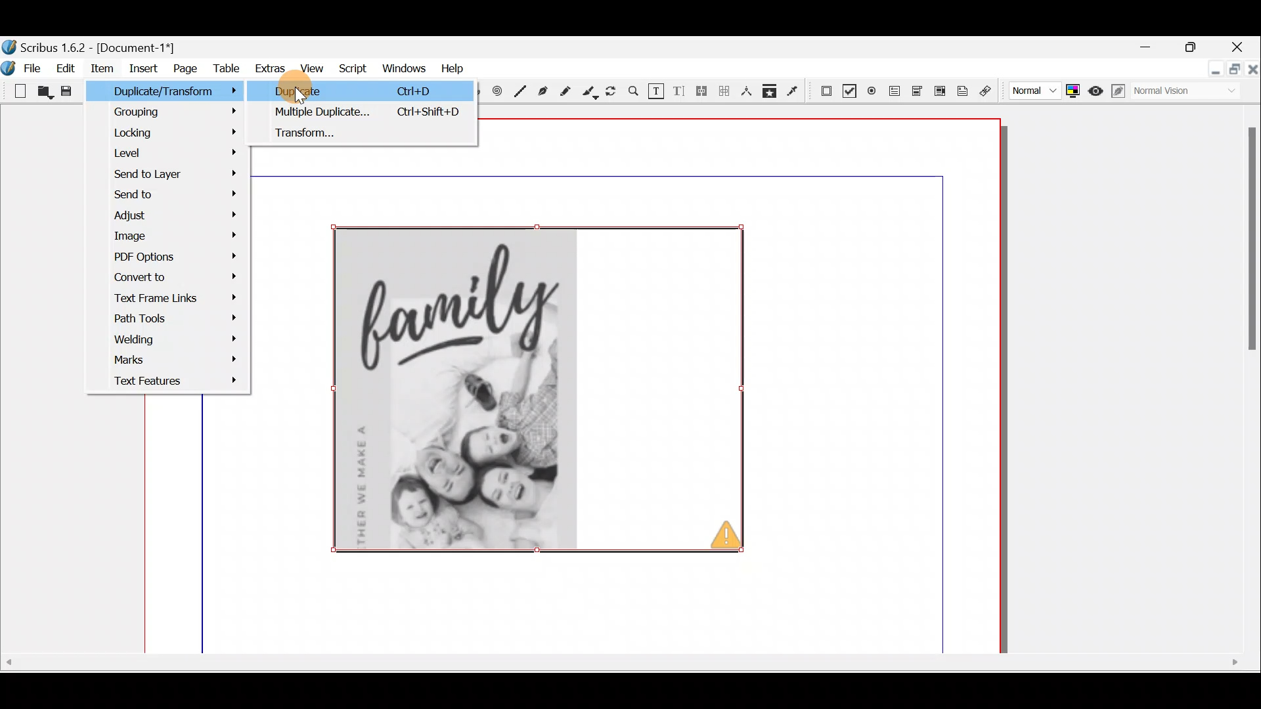  I want to click on Preview mode, so click(1097, 90).